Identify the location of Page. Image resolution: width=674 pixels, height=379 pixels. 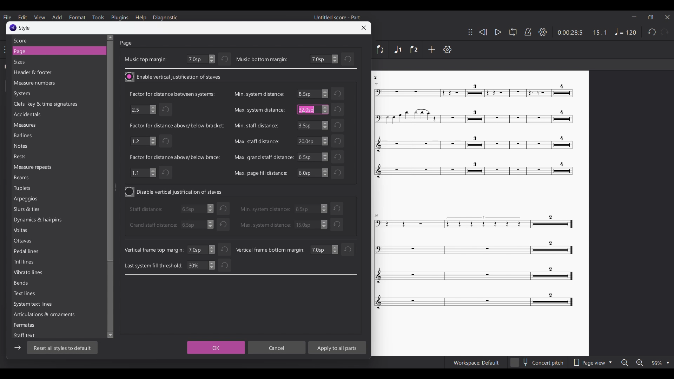
(127, 43).